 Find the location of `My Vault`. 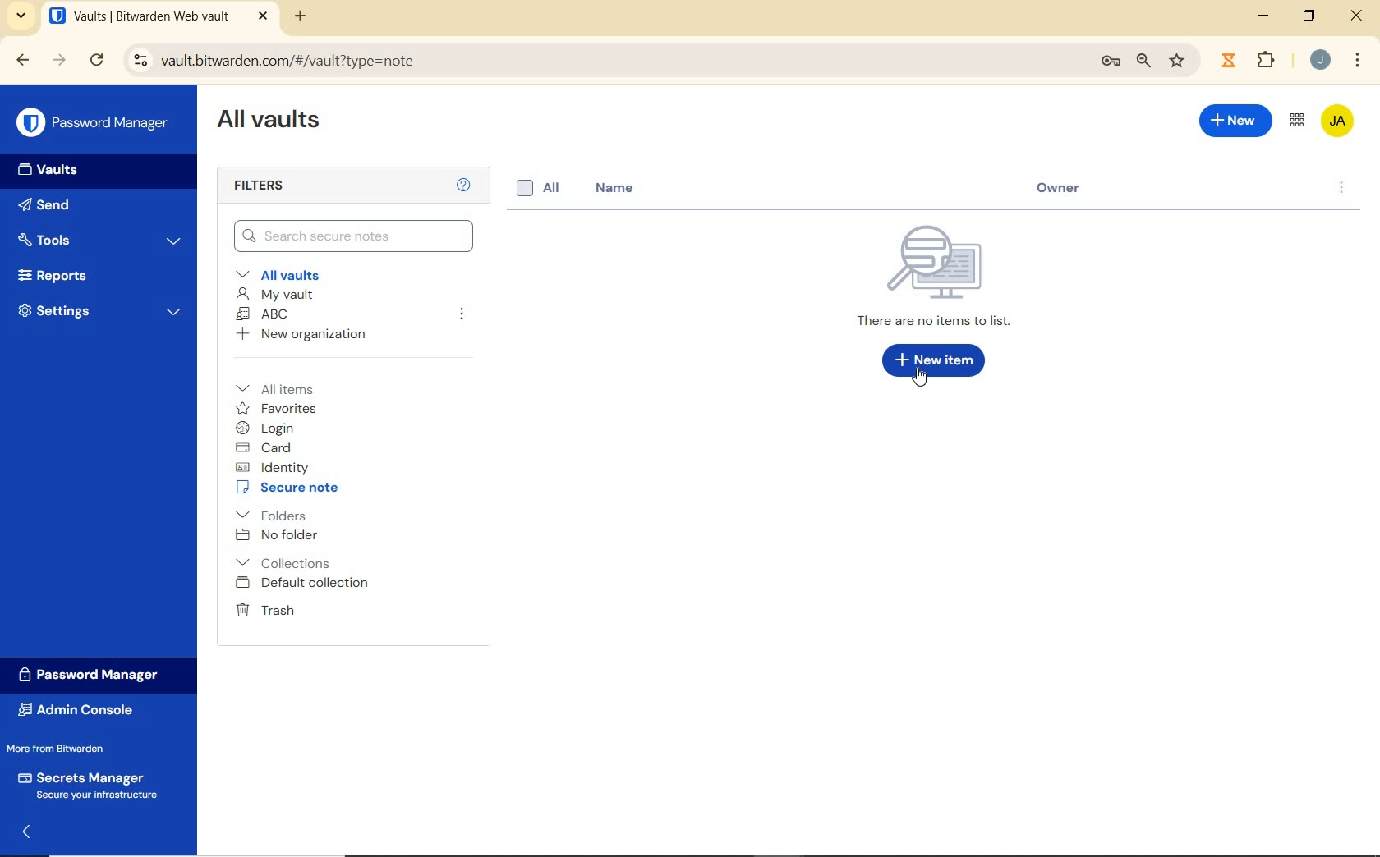

My Vault is located at coordinates (274, 296).